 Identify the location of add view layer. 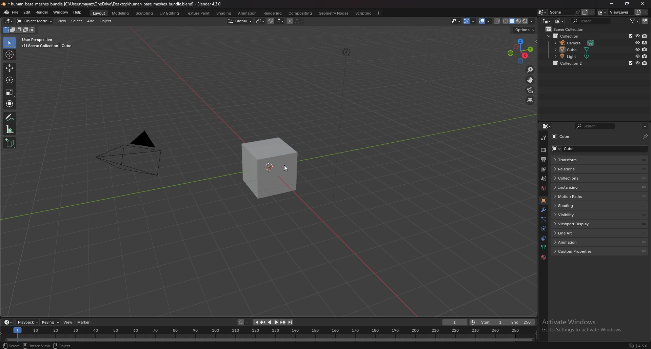
(637, 12).